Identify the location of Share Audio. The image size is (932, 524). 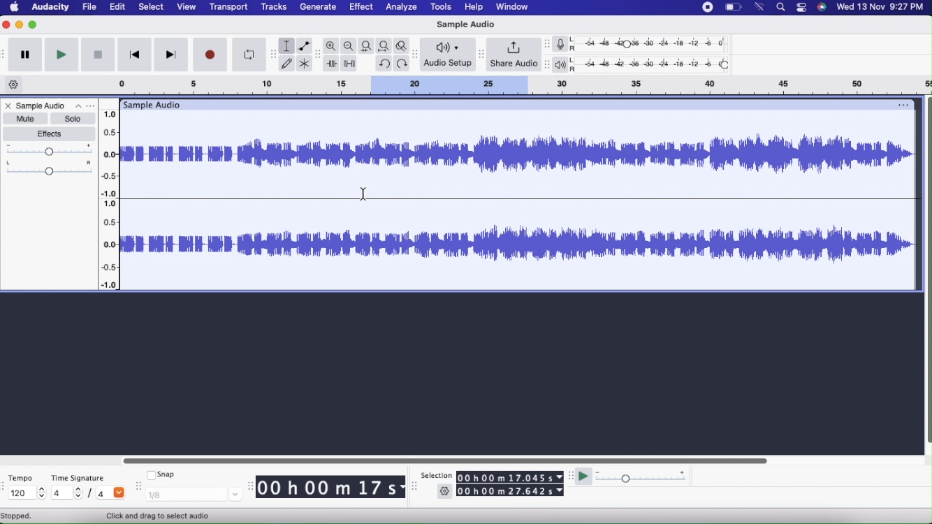
(514, 55).